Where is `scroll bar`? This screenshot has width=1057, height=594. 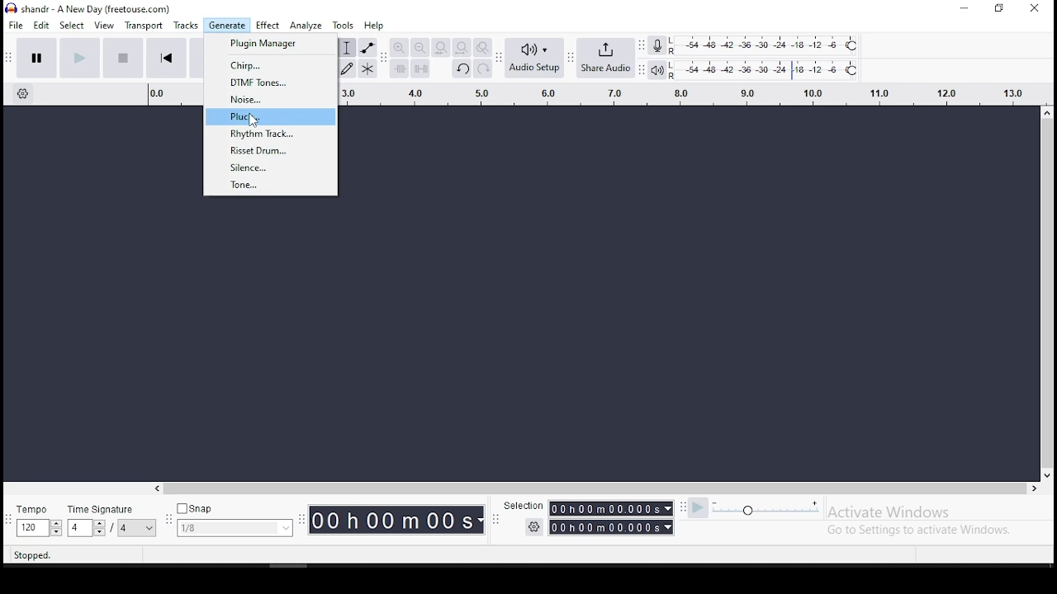
scroll bar is located at coordinates (598, 489).